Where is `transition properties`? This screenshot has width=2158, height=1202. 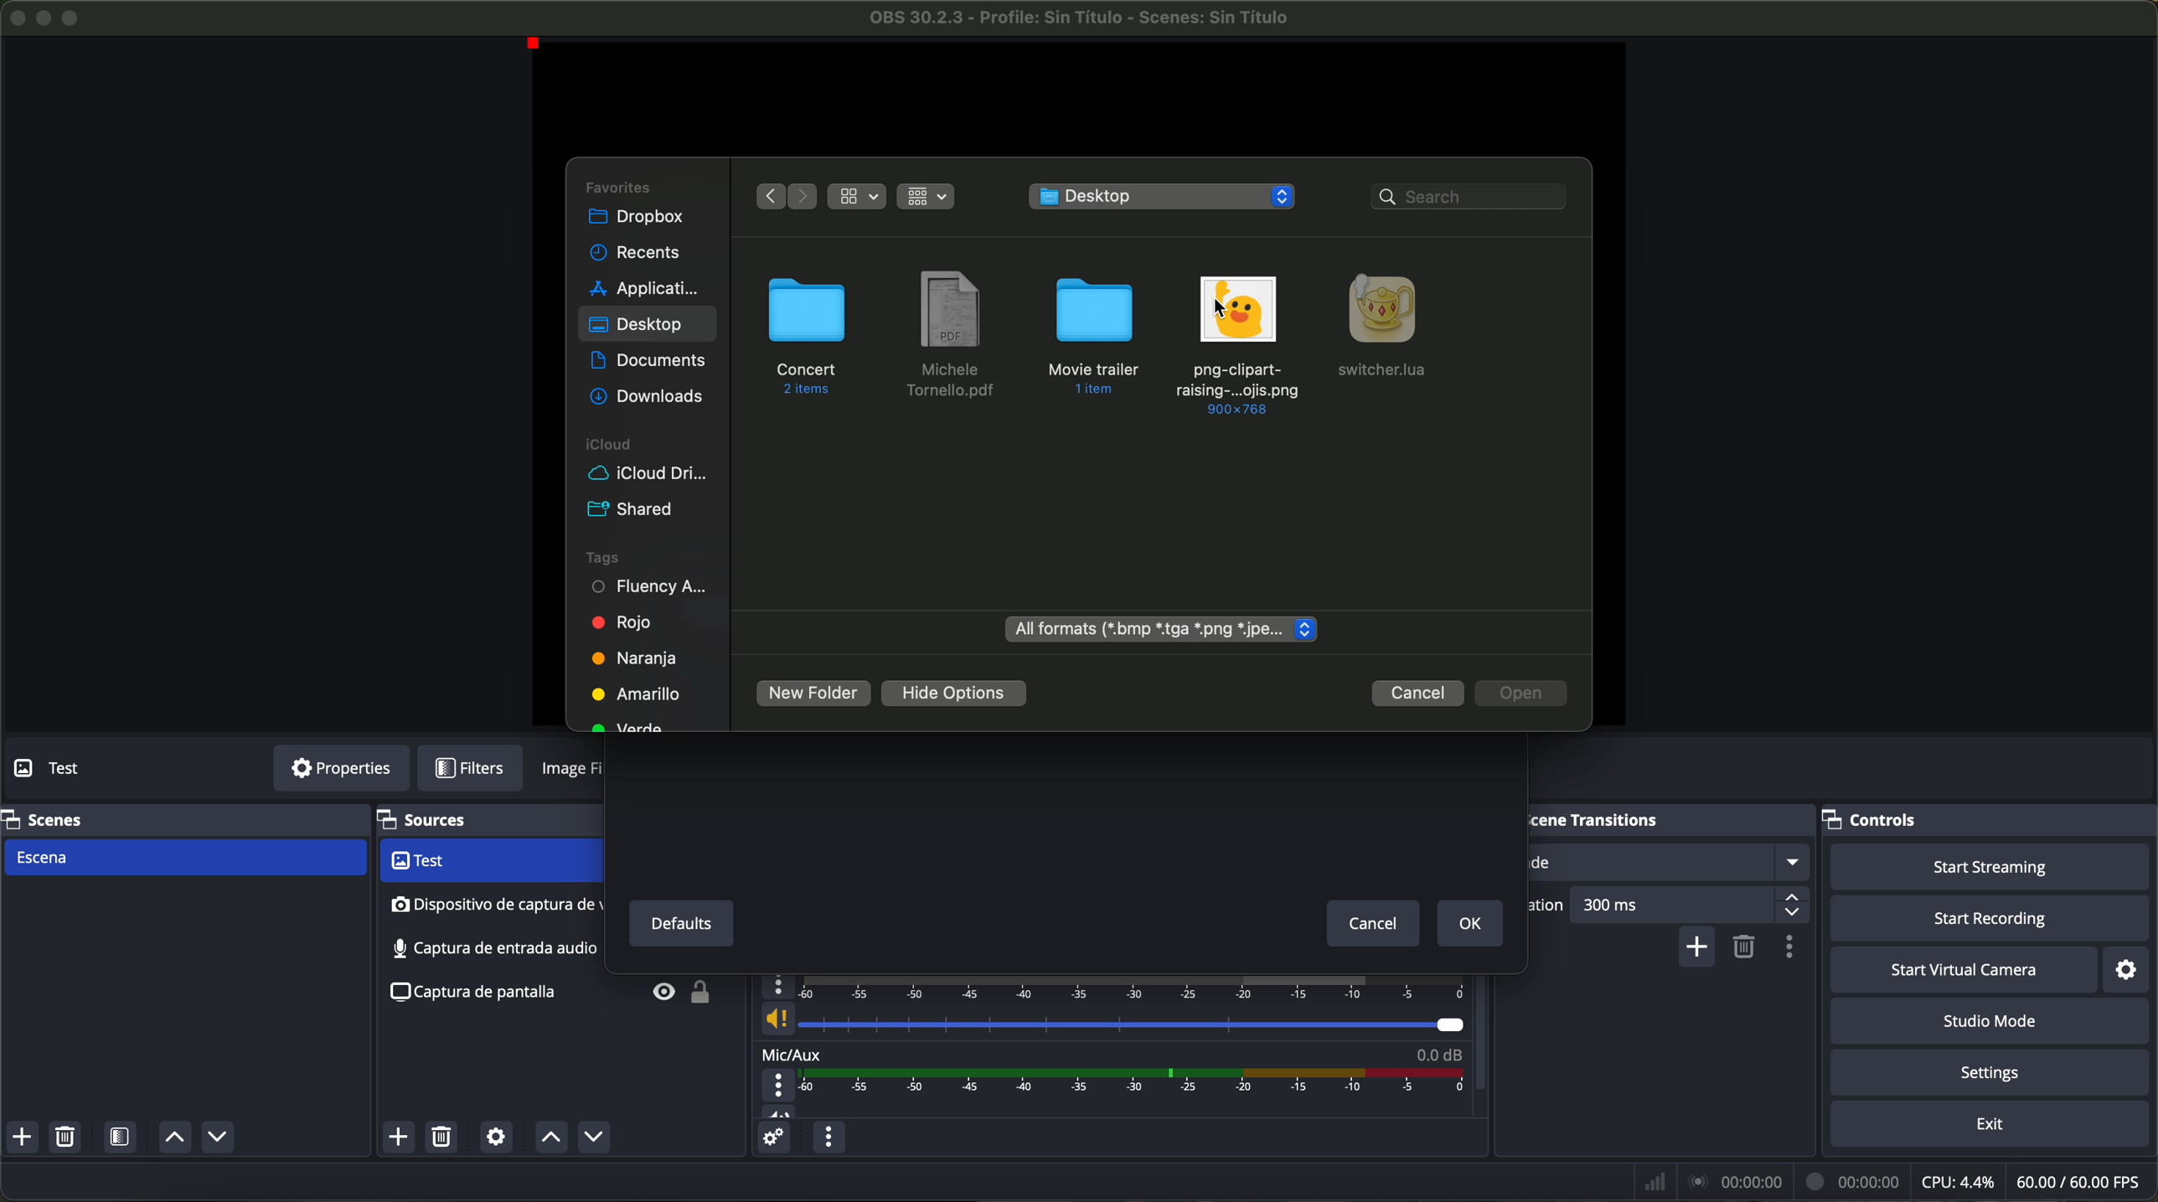
transition properties is located at coordinates (1794, 949).